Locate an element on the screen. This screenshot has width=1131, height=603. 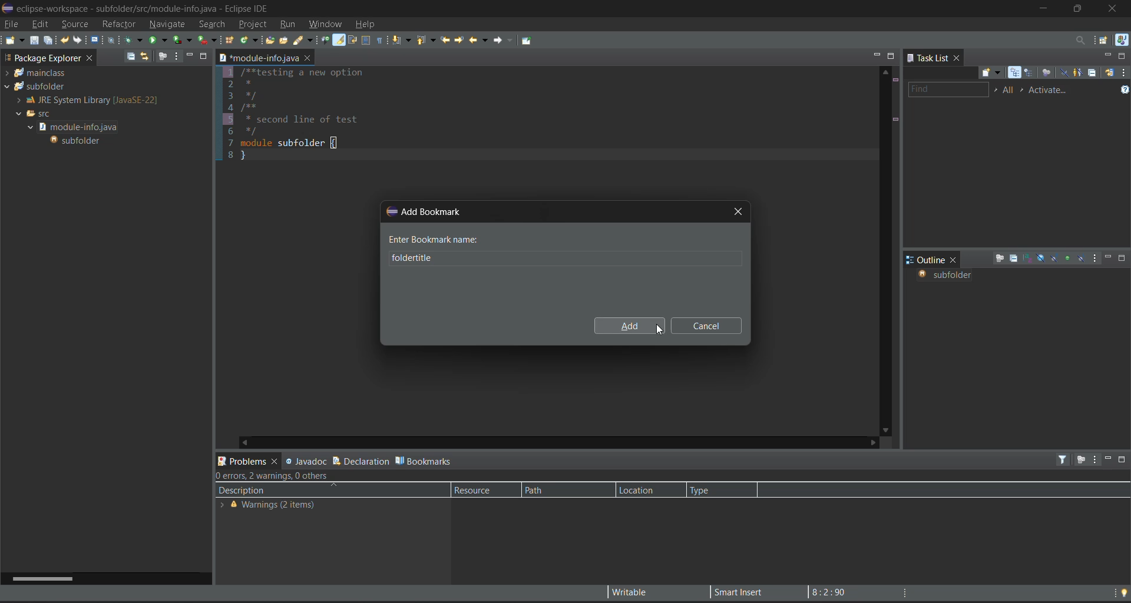
hide completed tasks is located at coordinates (1064, 74).